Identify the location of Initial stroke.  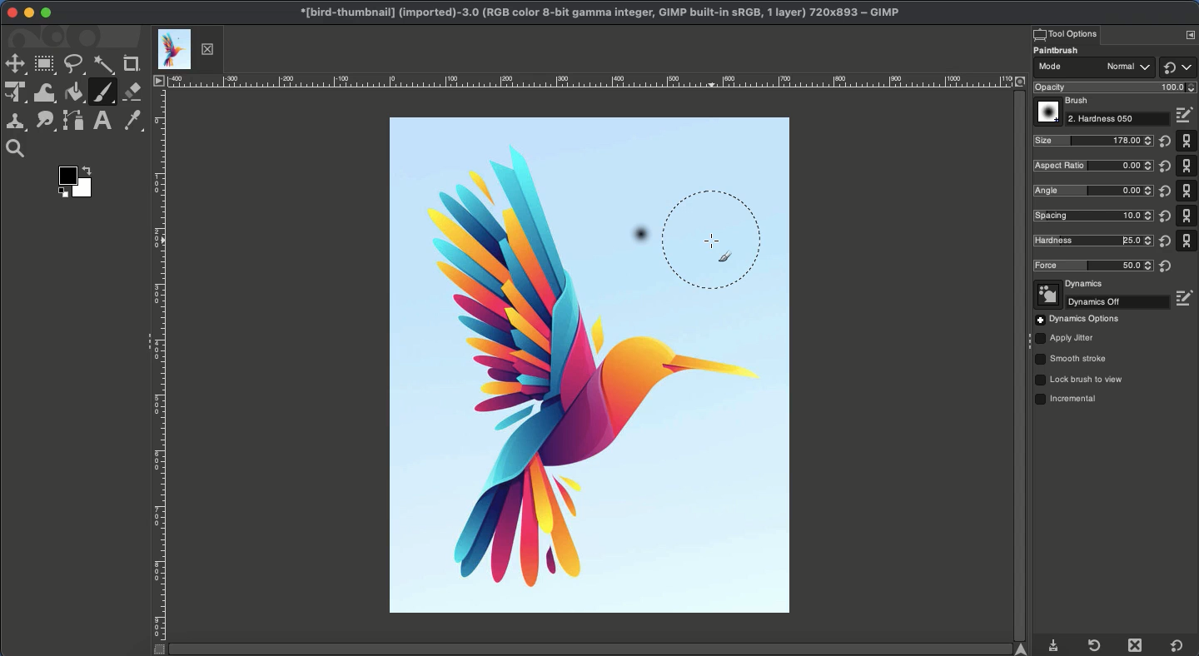
(639, 238).